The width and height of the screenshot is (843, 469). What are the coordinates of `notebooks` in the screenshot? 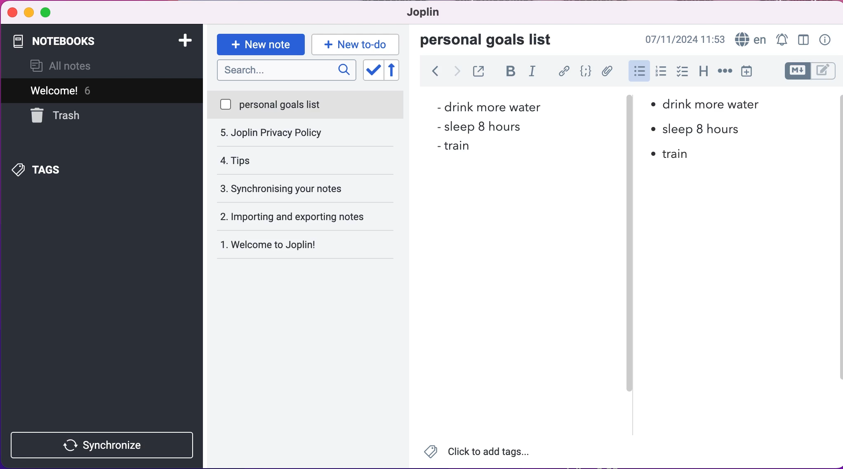 It's located at (82, 41).